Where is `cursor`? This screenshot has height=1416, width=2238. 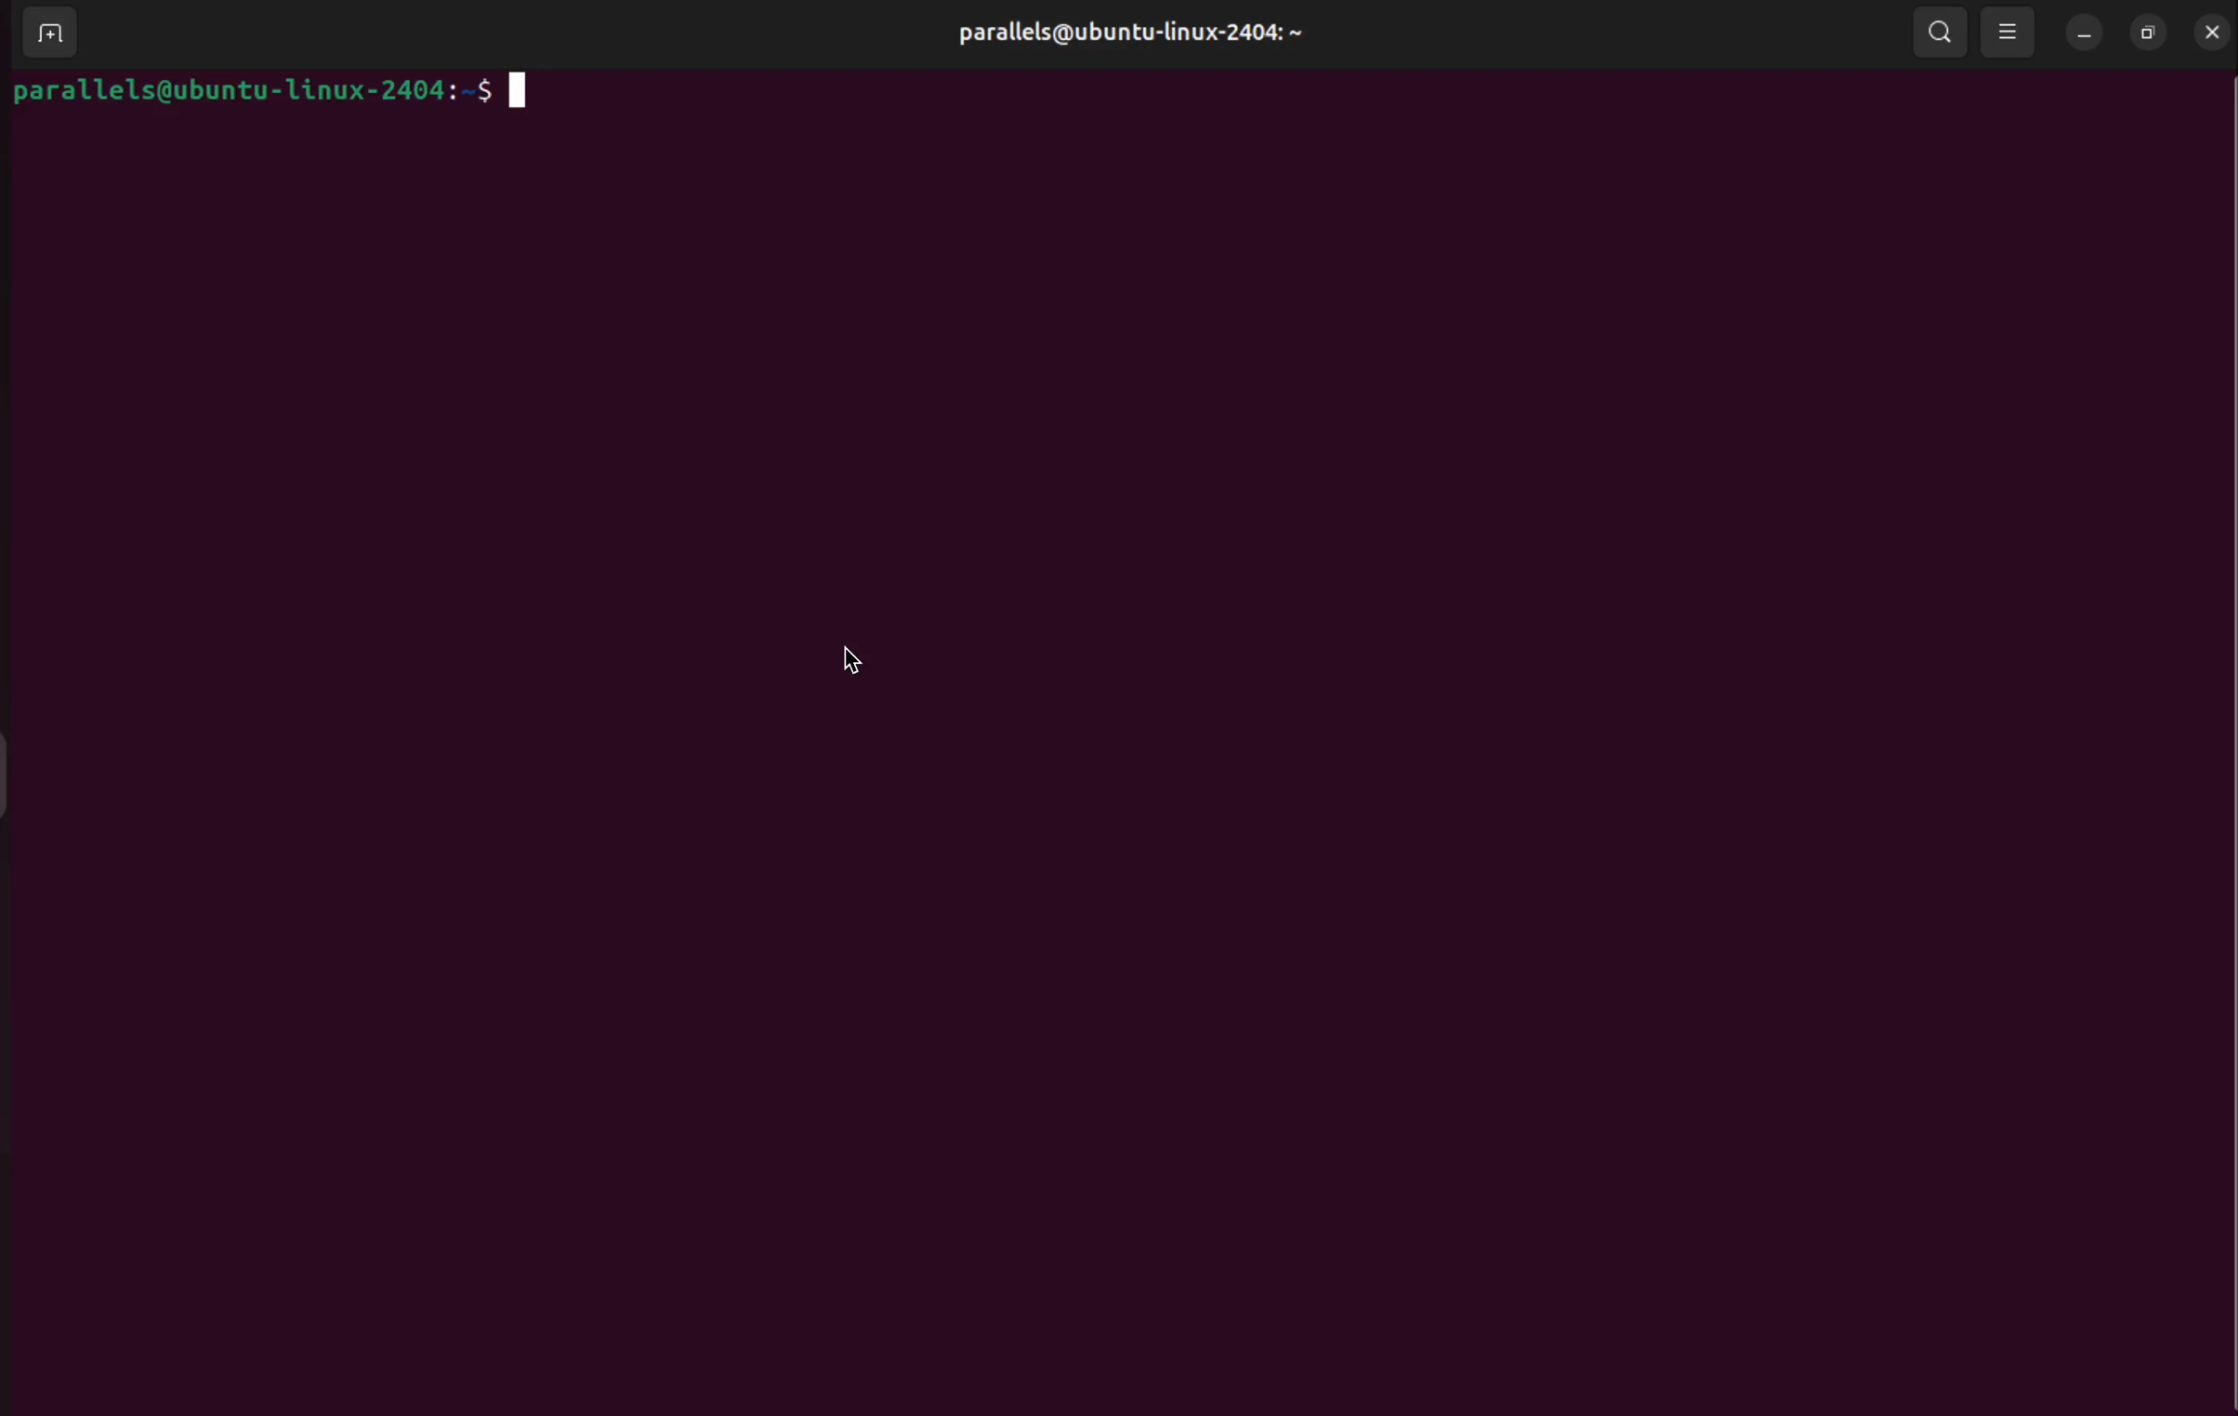
cursor is located at coordinates (860, 664).